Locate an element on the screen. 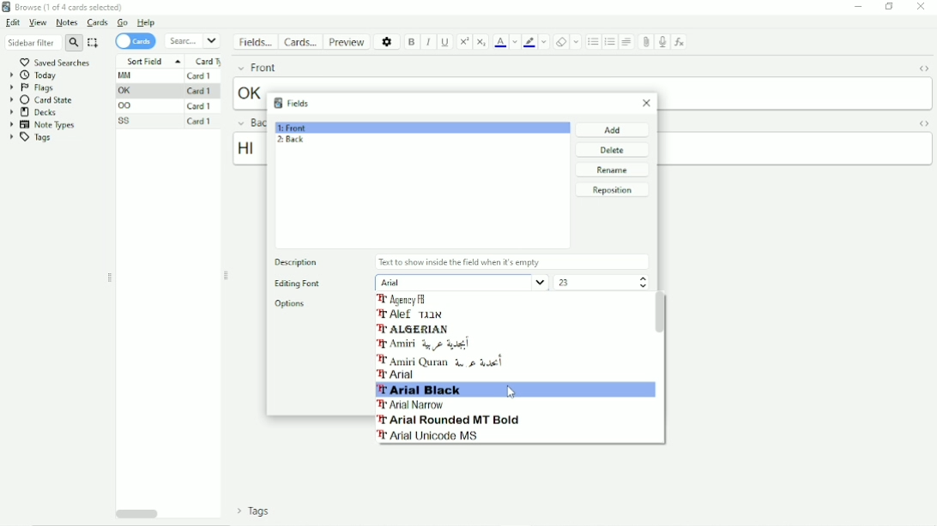 Image resolution: width=937 pixels, height=526 pixels. Notes is located at coordinates (66, 22).